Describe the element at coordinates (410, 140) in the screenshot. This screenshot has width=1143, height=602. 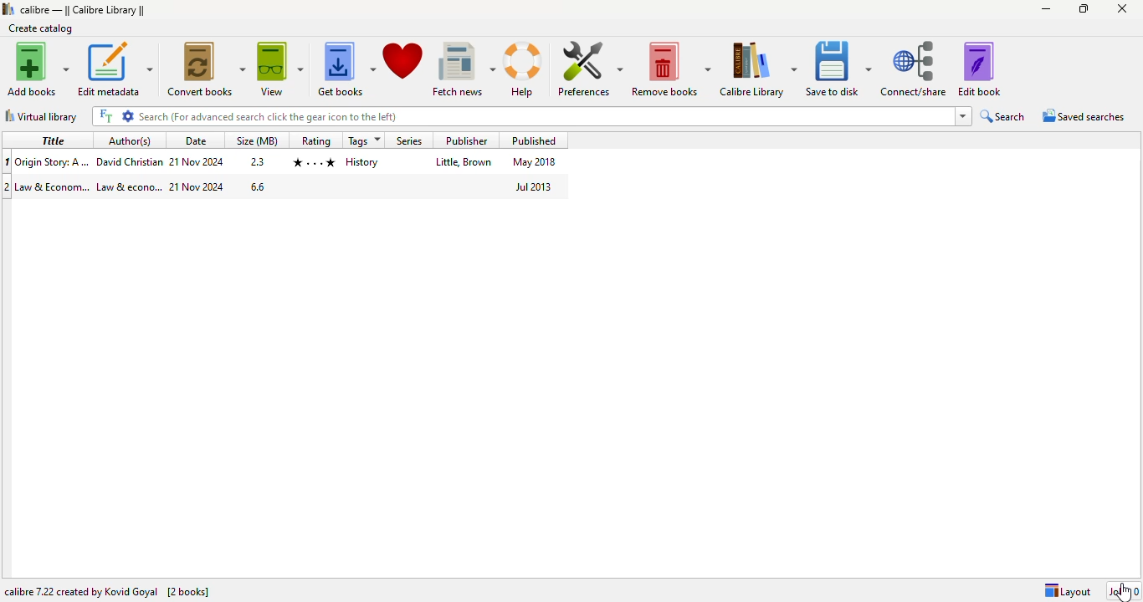
I see `series` at that location.